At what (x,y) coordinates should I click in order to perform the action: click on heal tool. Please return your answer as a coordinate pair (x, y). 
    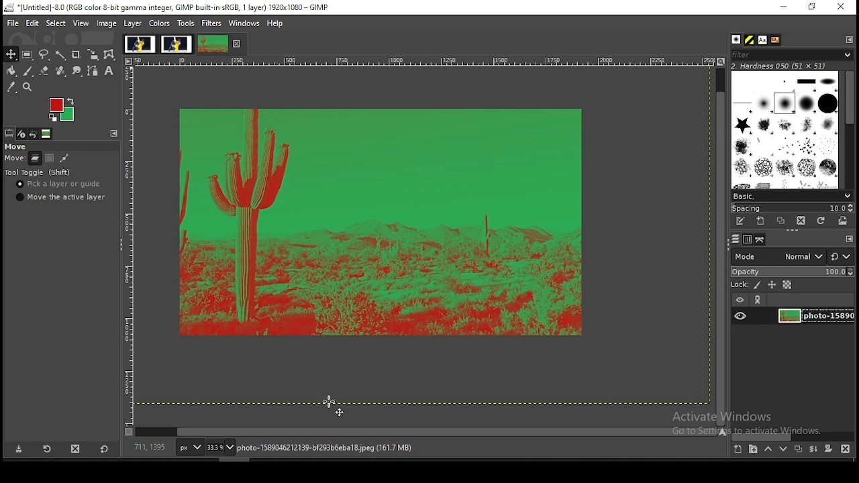
    Looking at the image, I should click on (62, 70).